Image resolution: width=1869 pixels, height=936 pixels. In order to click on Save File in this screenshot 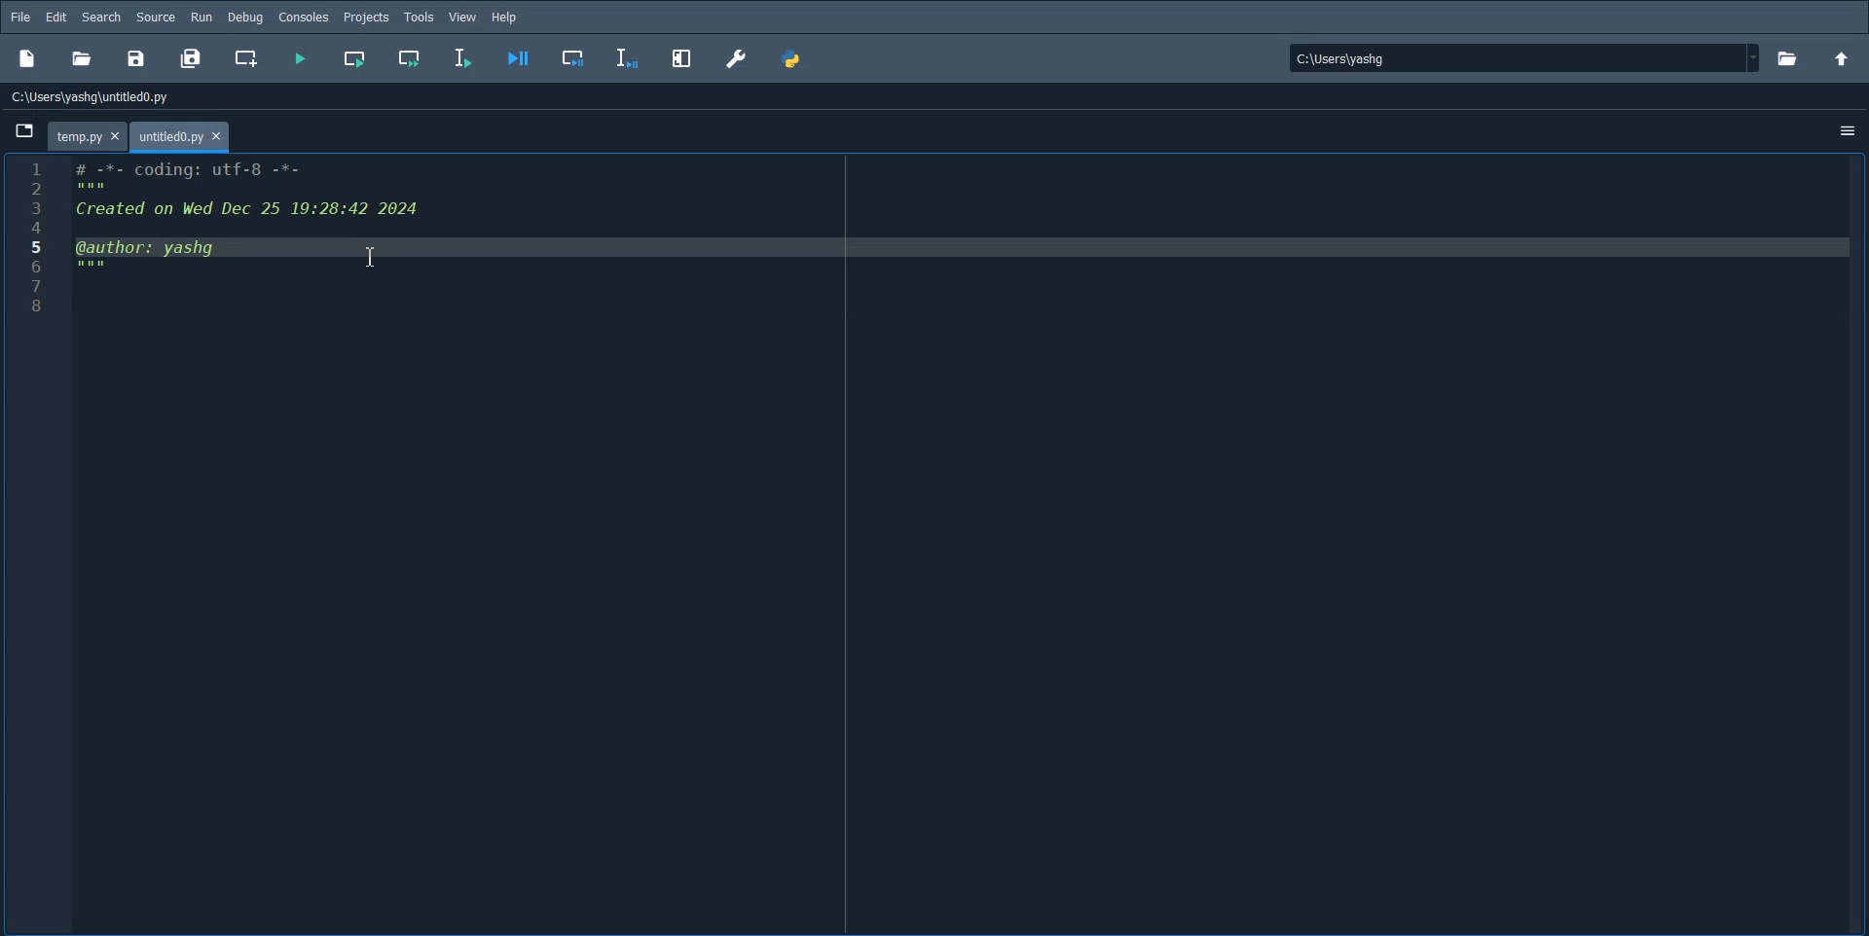, I will do `click(139, 58)`.